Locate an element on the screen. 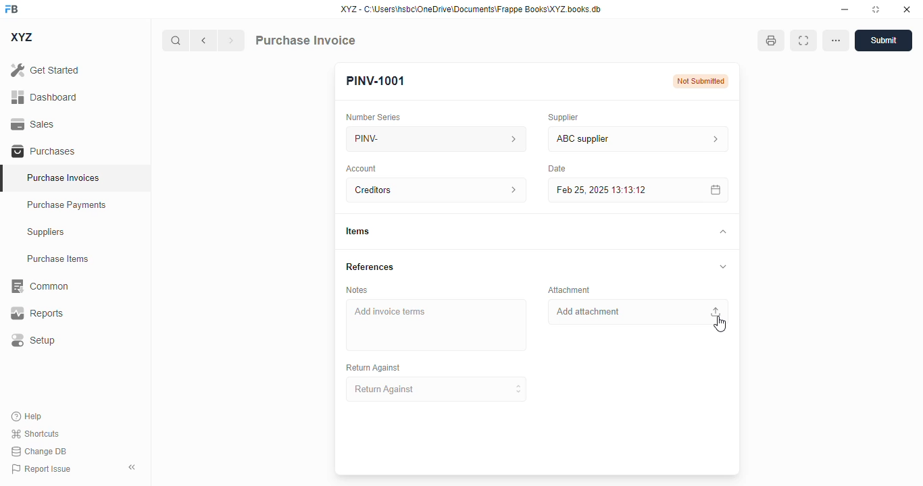 This screenshot has width=923, height=486. toggle expand/collapse is located at coordinates (723, 267).